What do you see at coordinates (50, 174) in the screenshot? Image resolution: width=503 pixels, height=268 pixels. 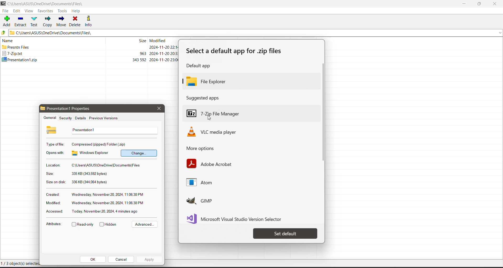 I see `Size` at bounding box center [50, 174].